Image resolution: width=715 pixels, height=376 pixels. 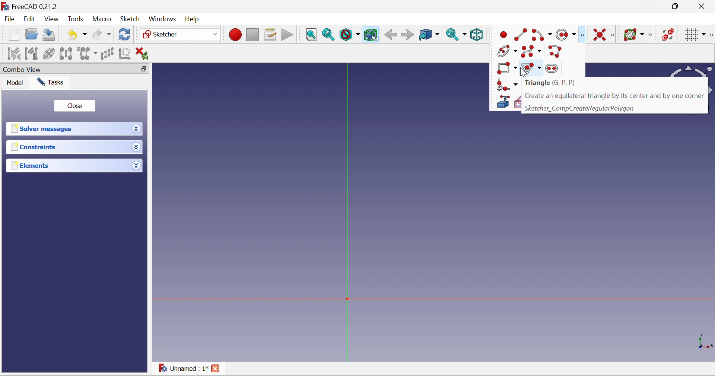 I want to click on Create carbon copy, so click(x=518, y=102).